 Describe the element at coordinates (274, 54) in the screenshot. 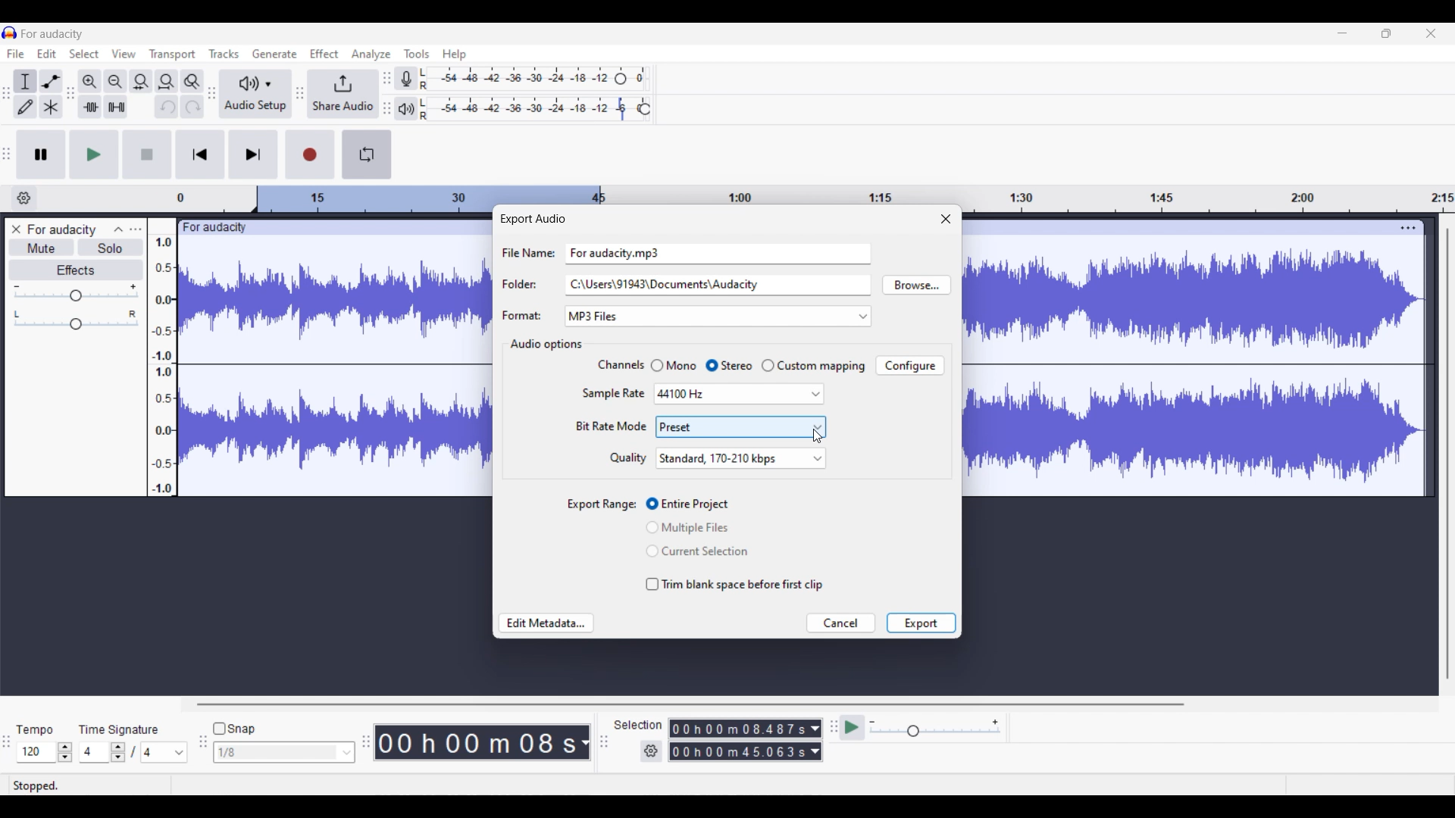

I see `Generate menu` at that location.